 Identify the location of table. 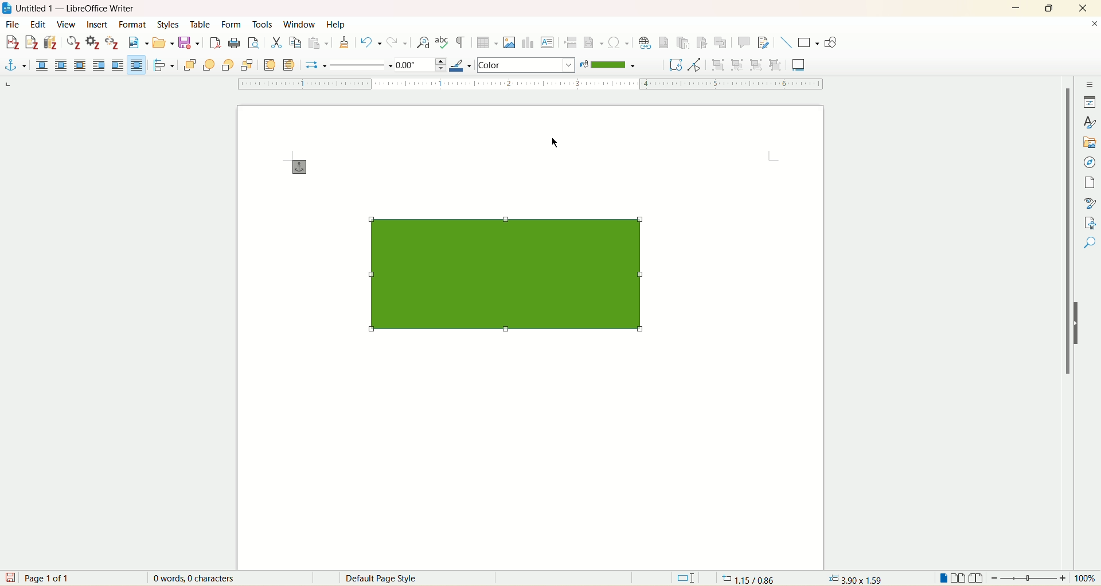
(201, 24).